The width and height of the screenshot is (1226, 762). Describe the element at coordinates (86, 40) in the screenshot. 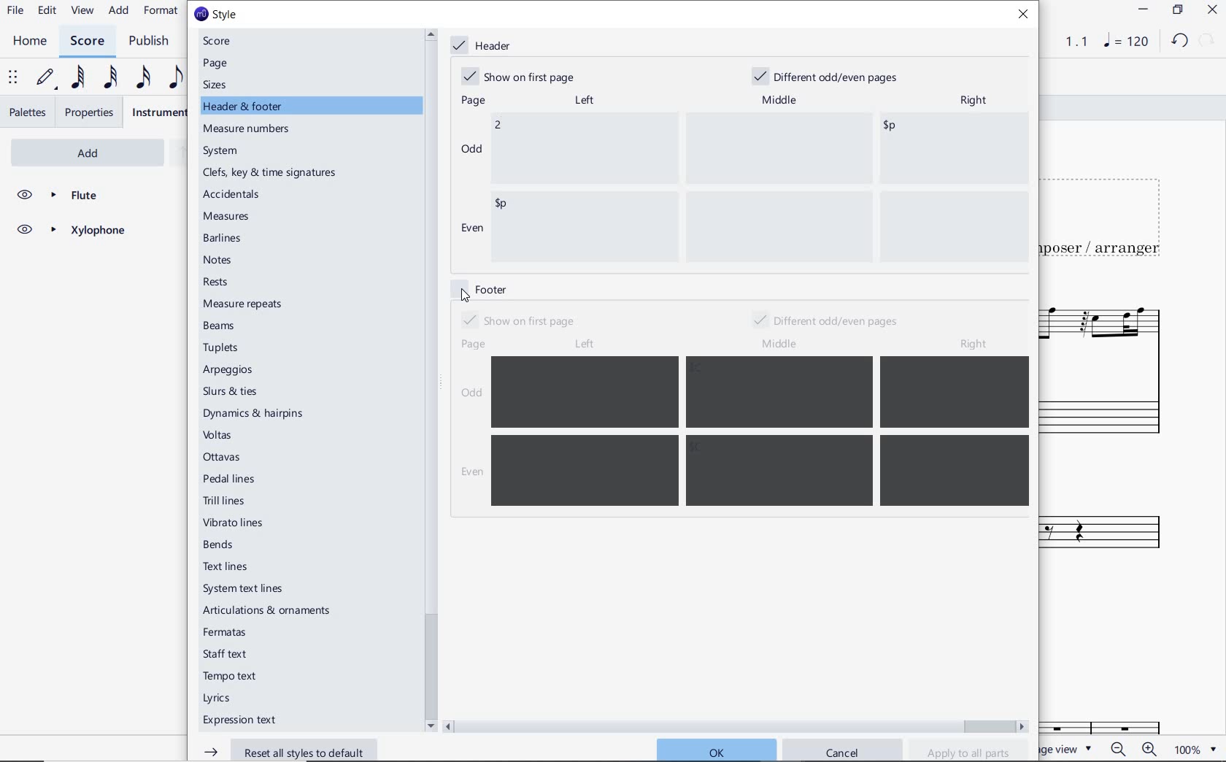

I see `SCORE` at that location.